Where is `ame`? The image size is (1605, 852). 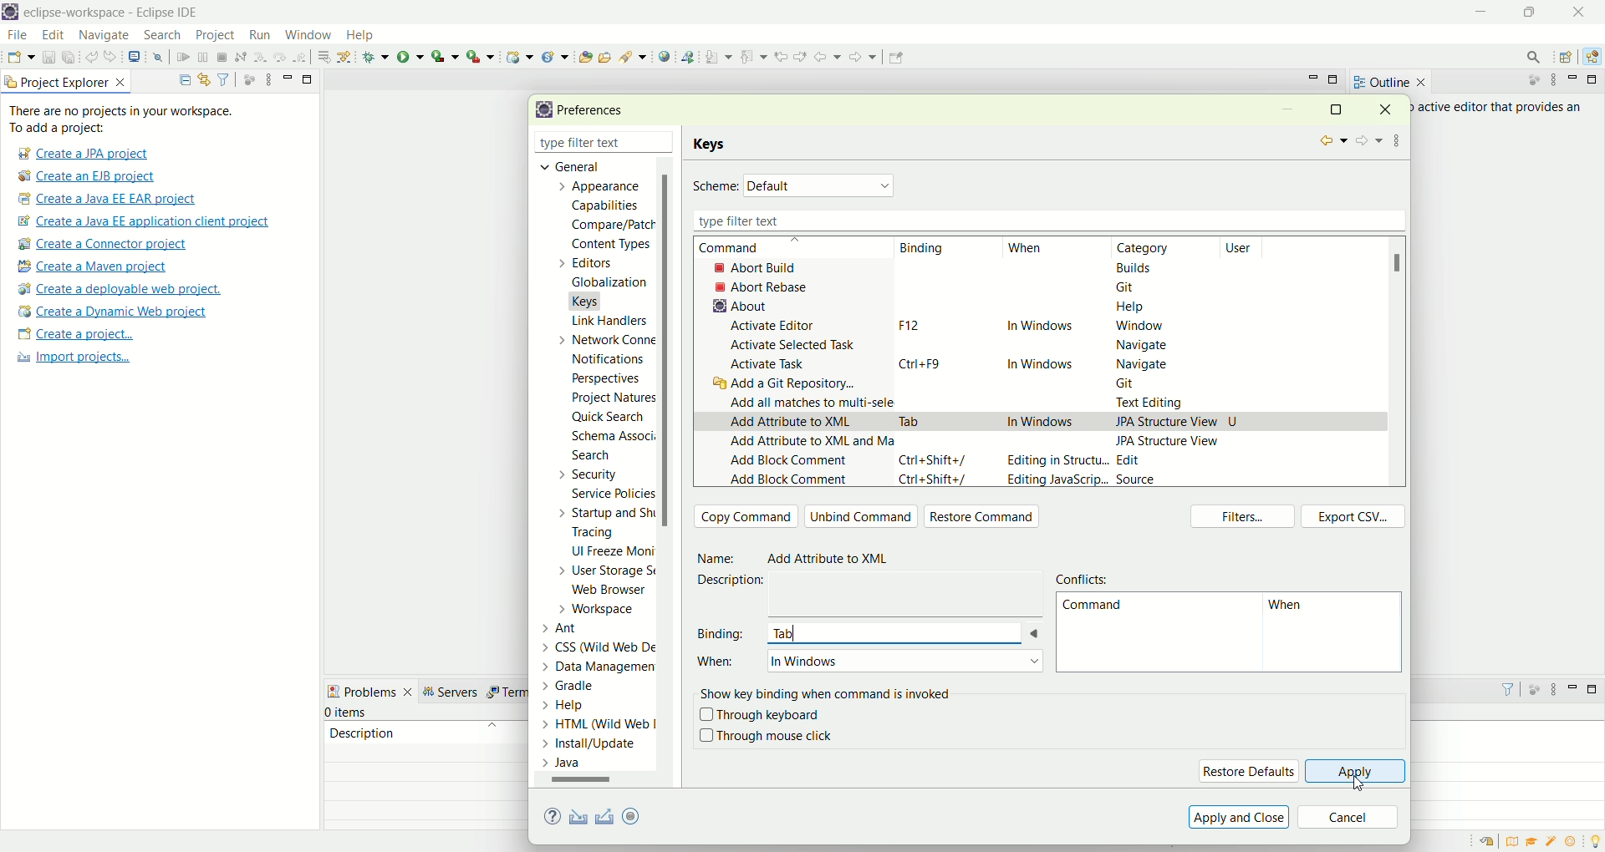 ame is located at coordinates (719, 559).